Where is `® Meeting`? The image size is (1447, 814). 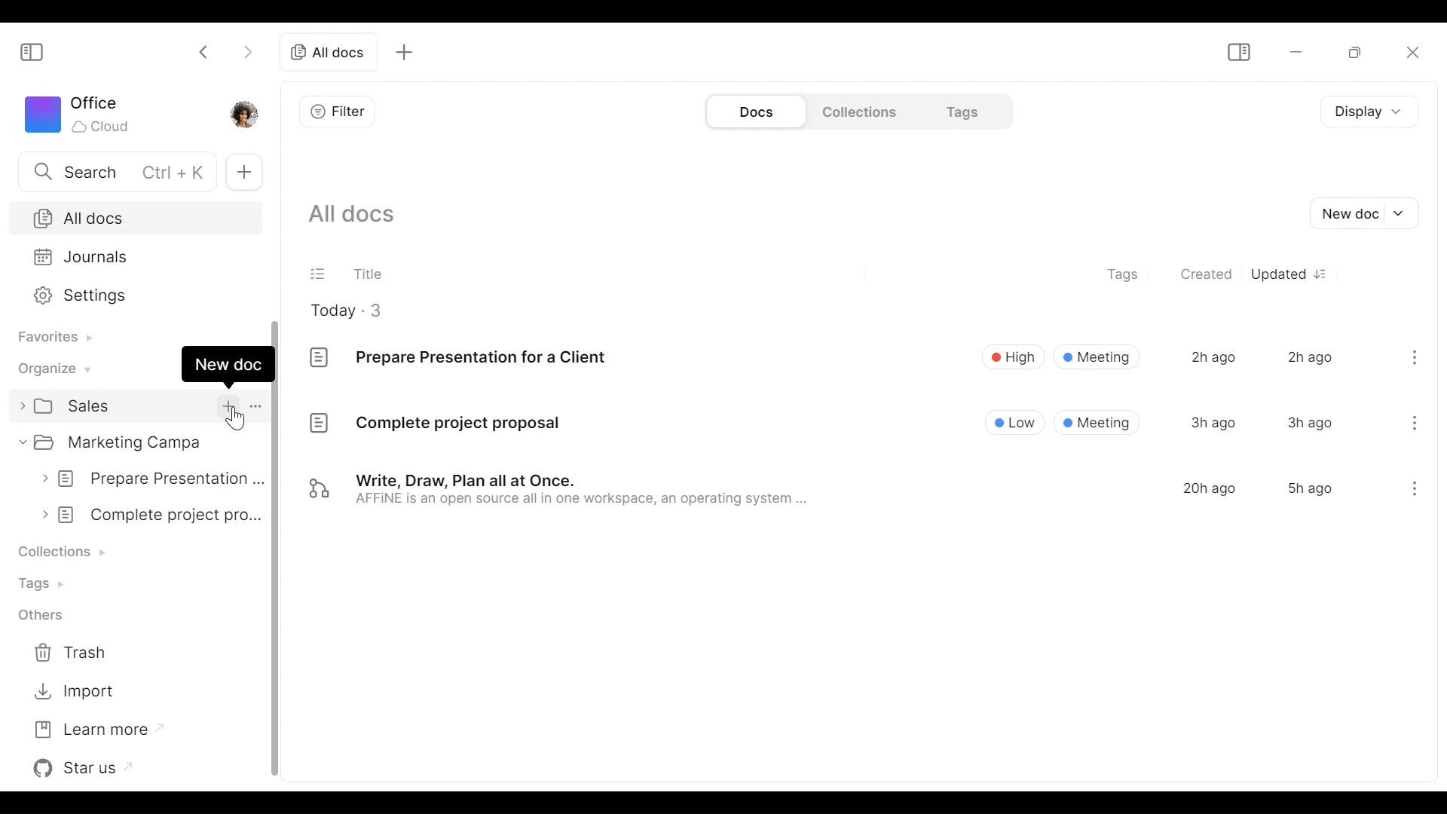
® Meeting is located at coordinates (1098, 422).